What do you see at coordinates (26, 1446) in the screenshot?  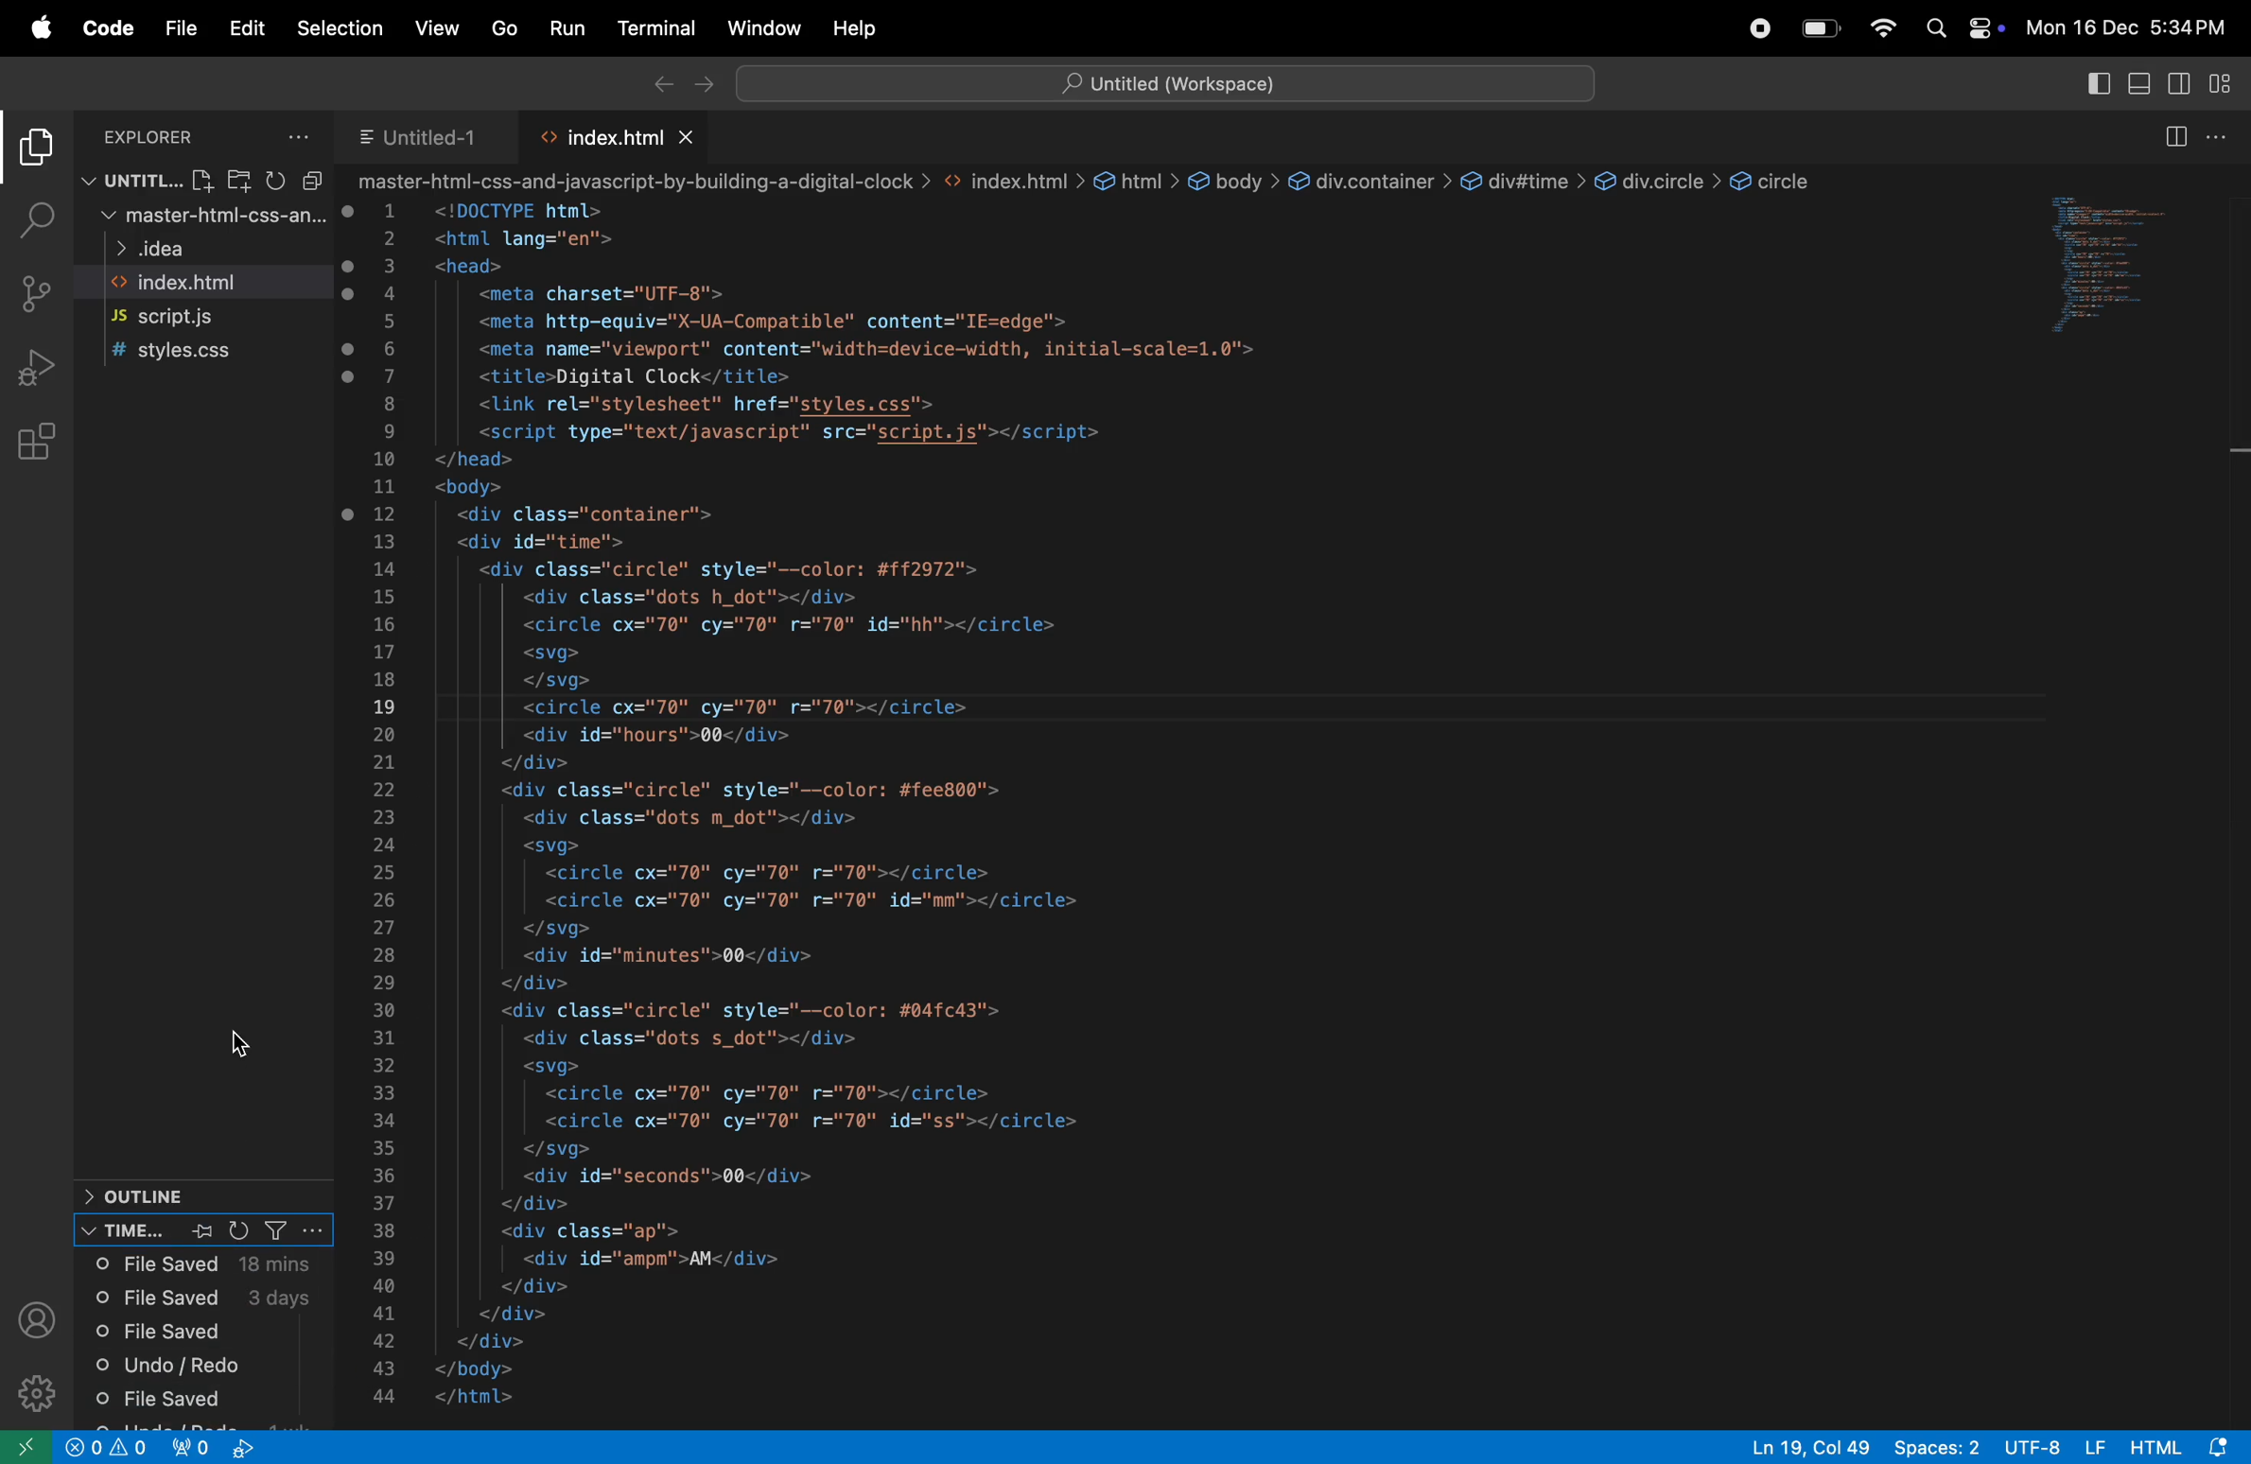 I see `open window` at bounding box center [26, 1446].